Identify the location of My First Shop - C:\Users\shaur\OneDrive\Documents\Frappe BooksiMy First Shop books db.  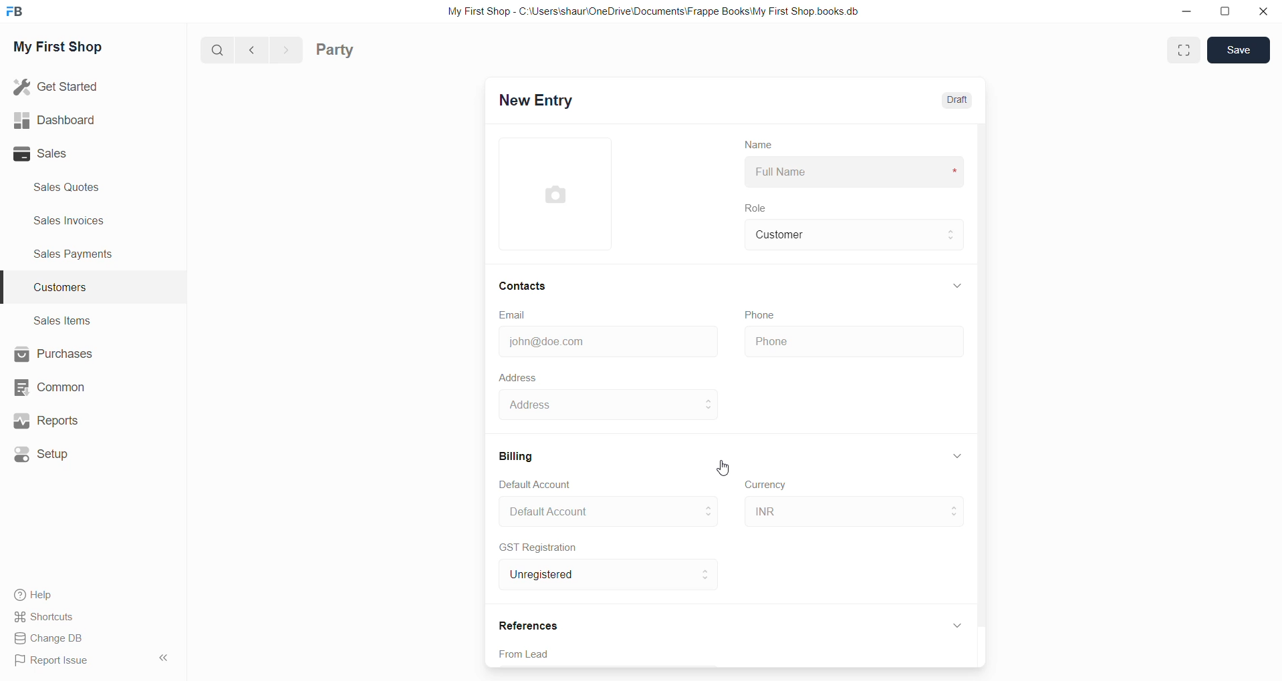
(647, 11).